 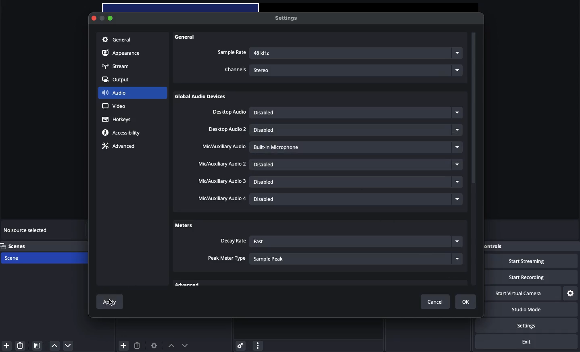 I want to click on Cursor, so click(x=112, y=303).